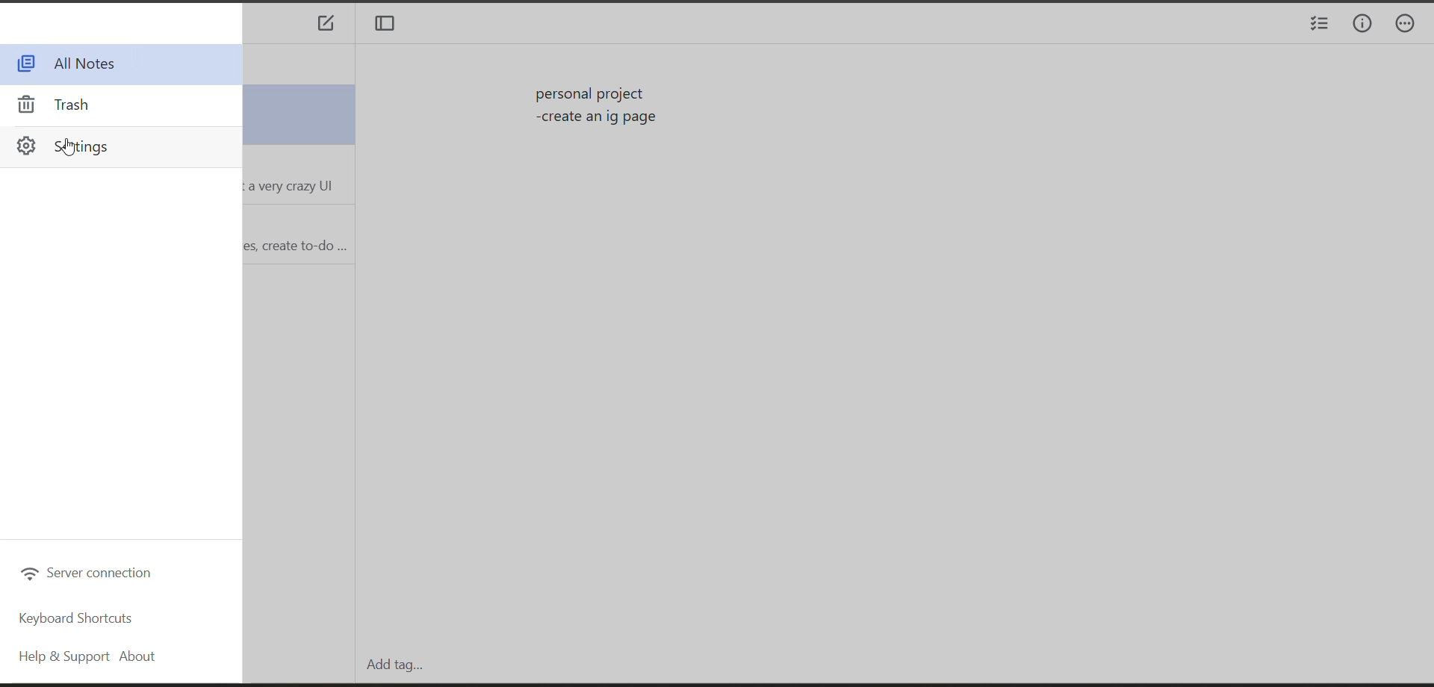  I want to click on keyboard shortcuts, so click(80, 619).